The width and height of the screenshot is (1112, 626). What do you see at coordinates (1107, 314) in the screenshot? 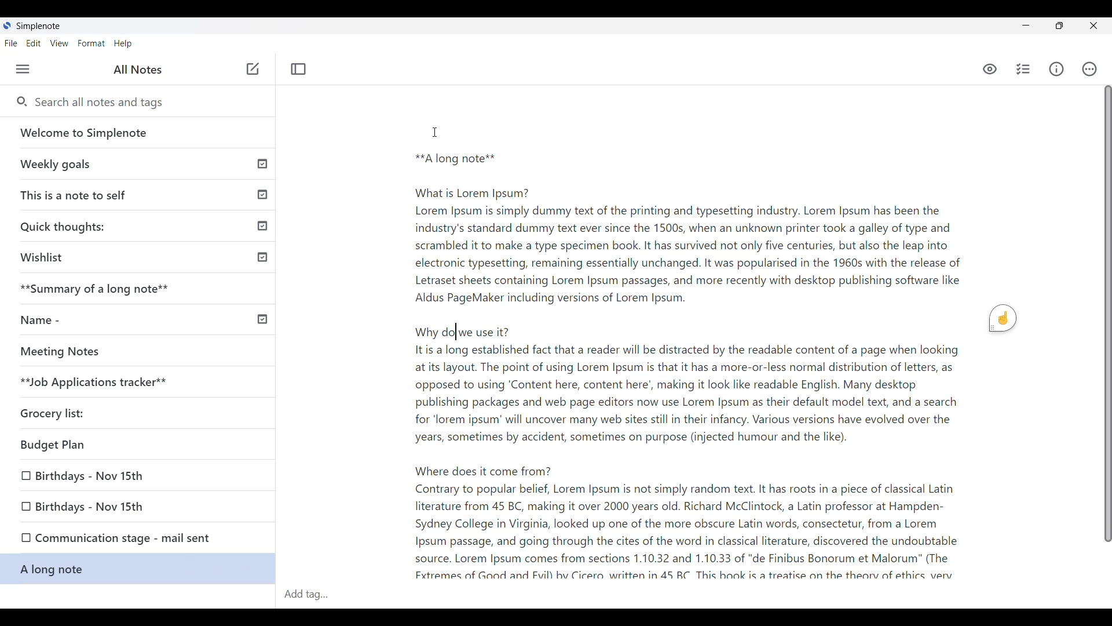
I see `Vertical Scroll bar` at bounding box center [1107, 314].